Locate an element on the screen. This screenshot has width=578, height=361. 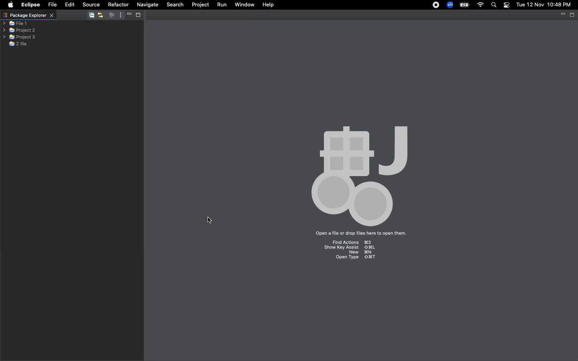
Edit is located at coordinates (69, 5).